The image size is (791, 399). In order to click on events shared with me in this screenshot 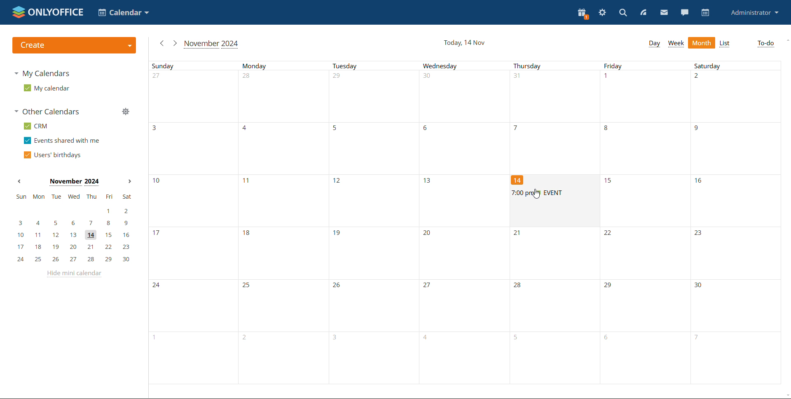, I will do `click(61, 141)`.